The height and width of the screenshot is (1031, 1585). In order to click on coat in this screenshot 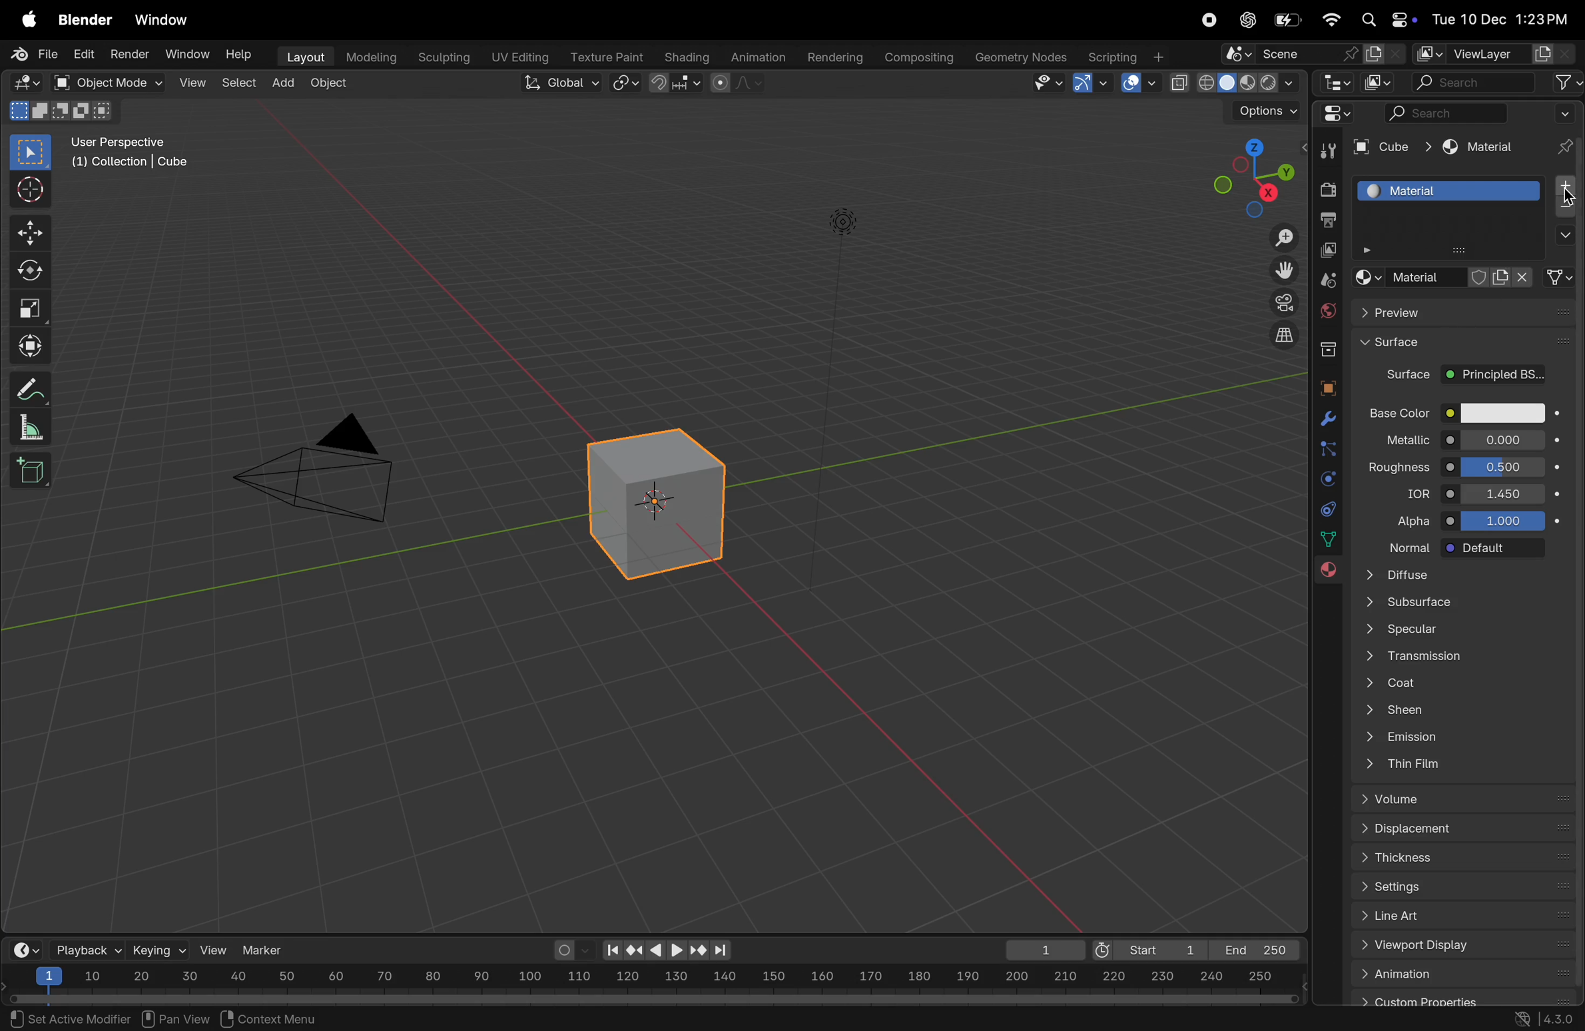, I will do `click(1437, 683)`.